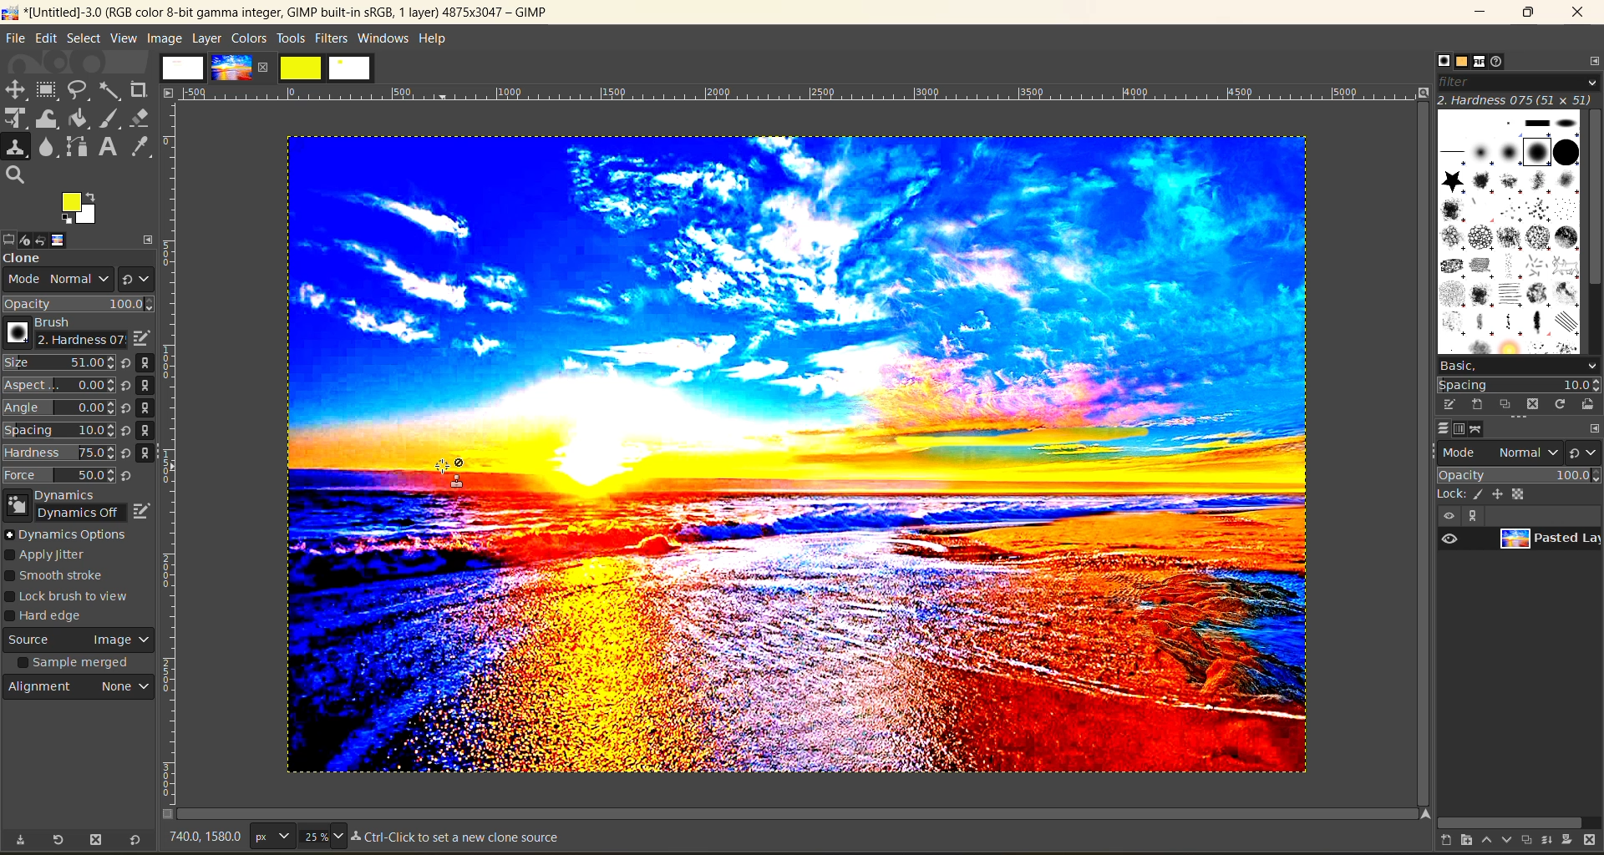 The width and height of the screenshot is (1604, 855). What do you see at coordinates (1524, 841) in the screenshot?
I see `create a layer` at bounding box center [1524, 841].